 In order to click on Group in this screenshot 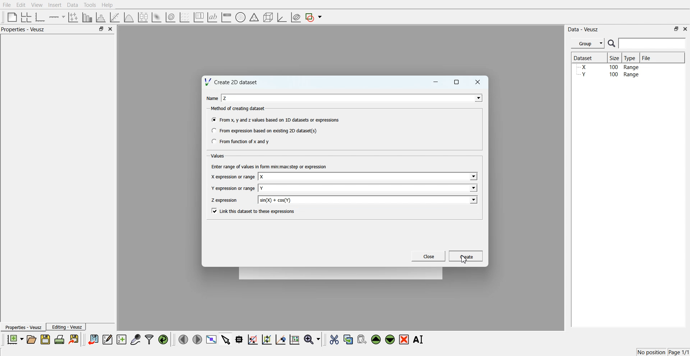, I will do `click(588, 44)`.